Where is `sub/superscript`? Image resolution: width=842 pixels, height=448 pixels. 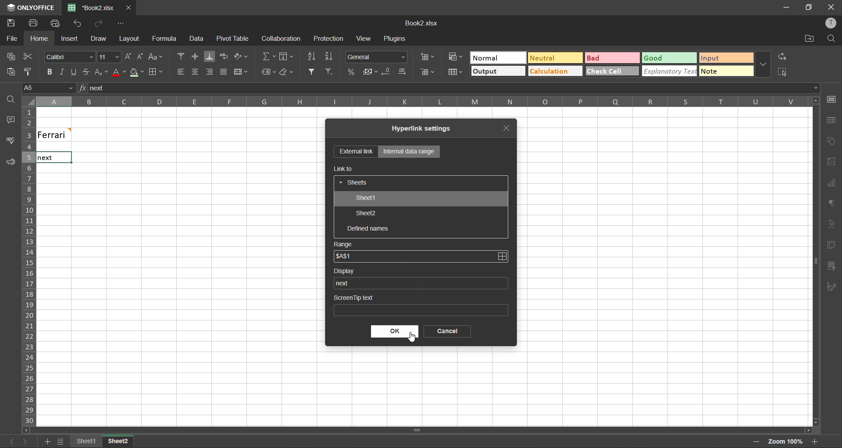 sub/superscript is located at coordinates (101, 71).